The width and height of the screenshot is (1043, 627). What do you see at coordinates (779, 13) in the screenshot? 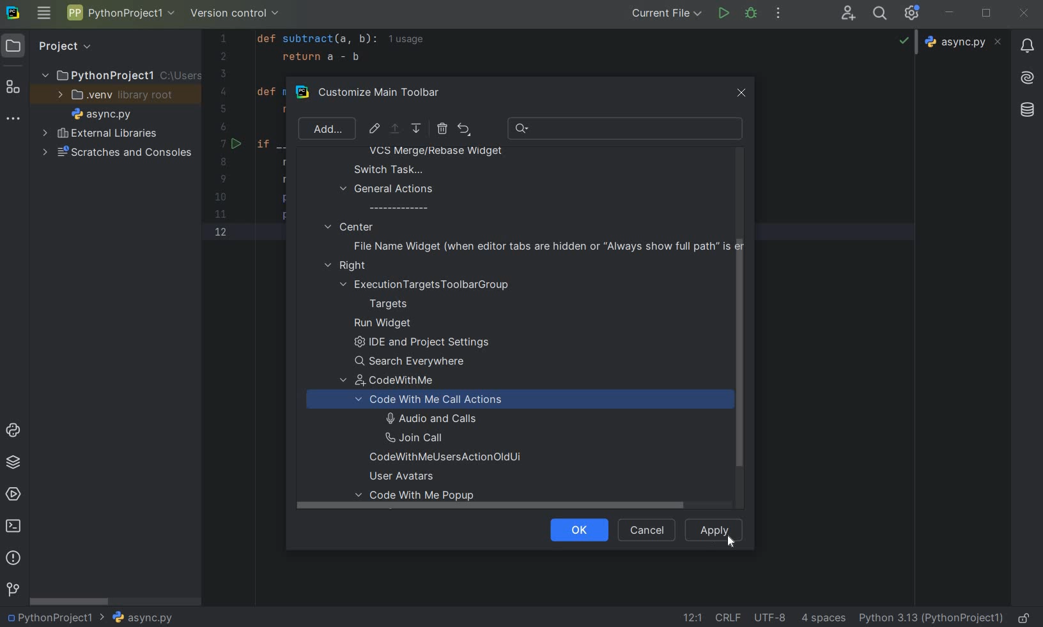
I see `MORE ACTIONS` at bounding box center [779, 13].